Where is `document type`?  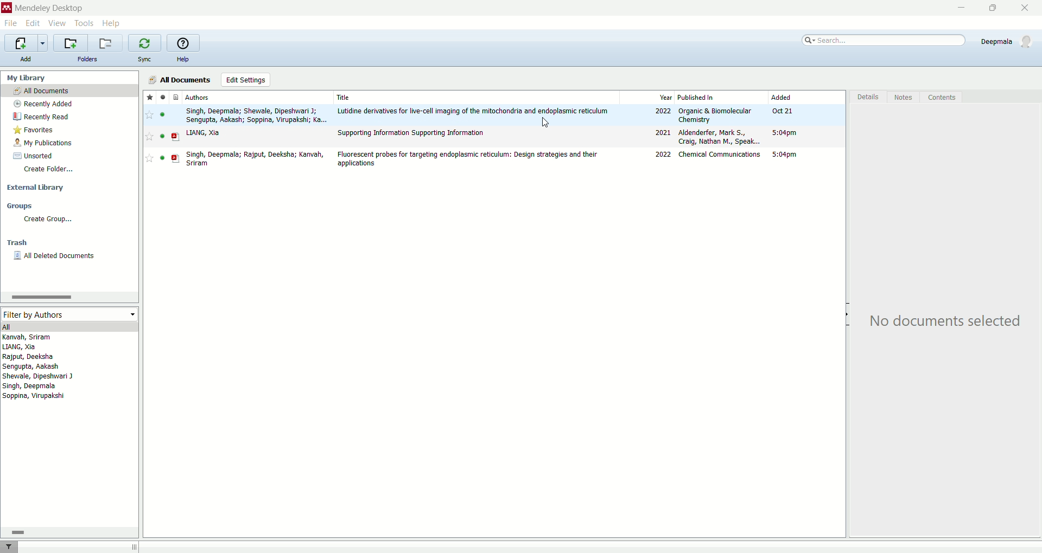 document type is located at coordinates (177, 97).